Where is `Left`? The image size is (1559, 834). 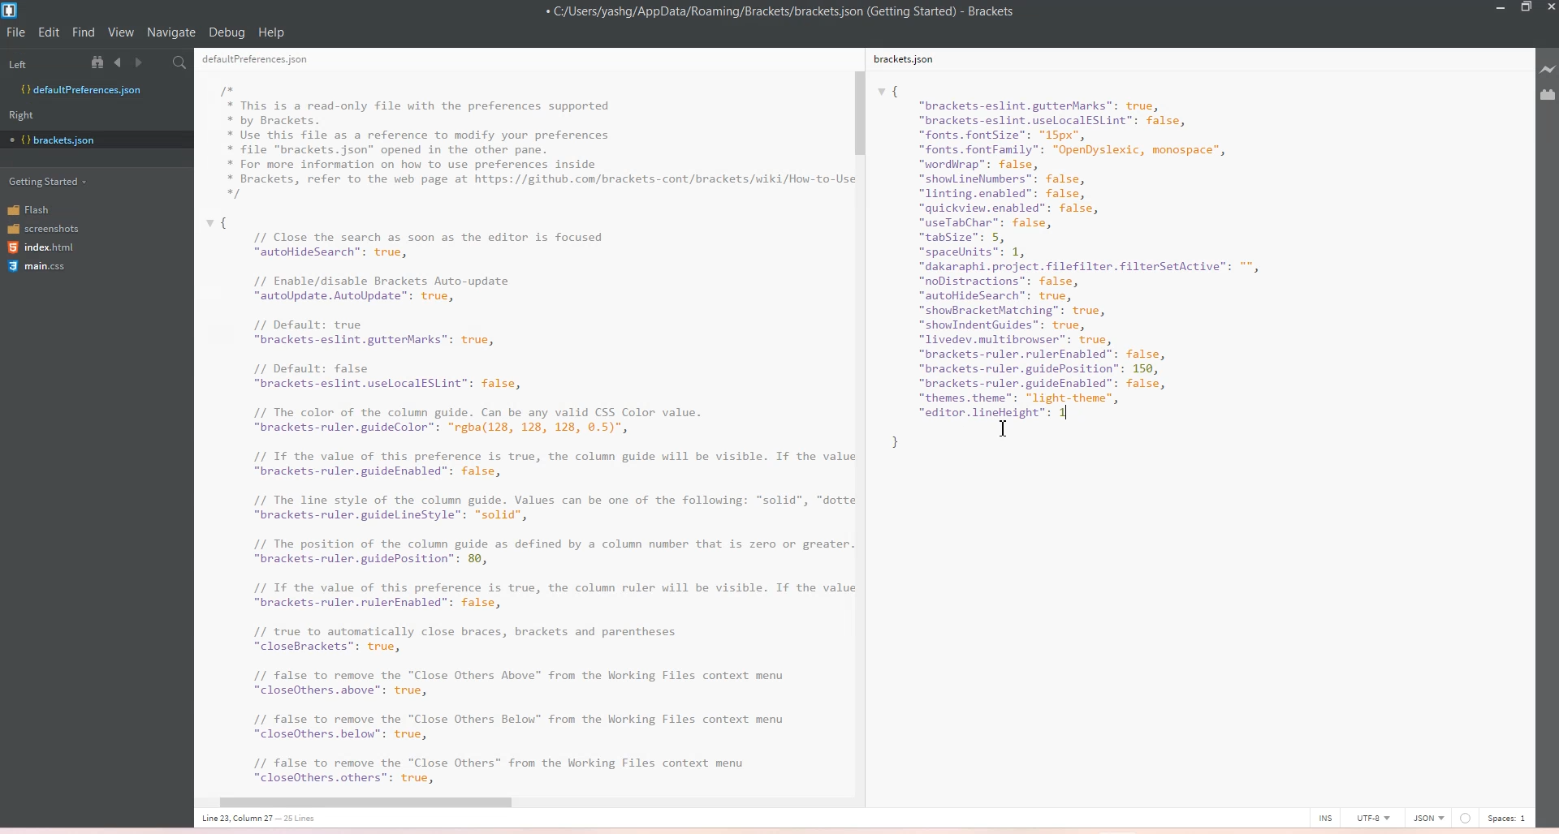
Left is located at coordinates (40, 62).